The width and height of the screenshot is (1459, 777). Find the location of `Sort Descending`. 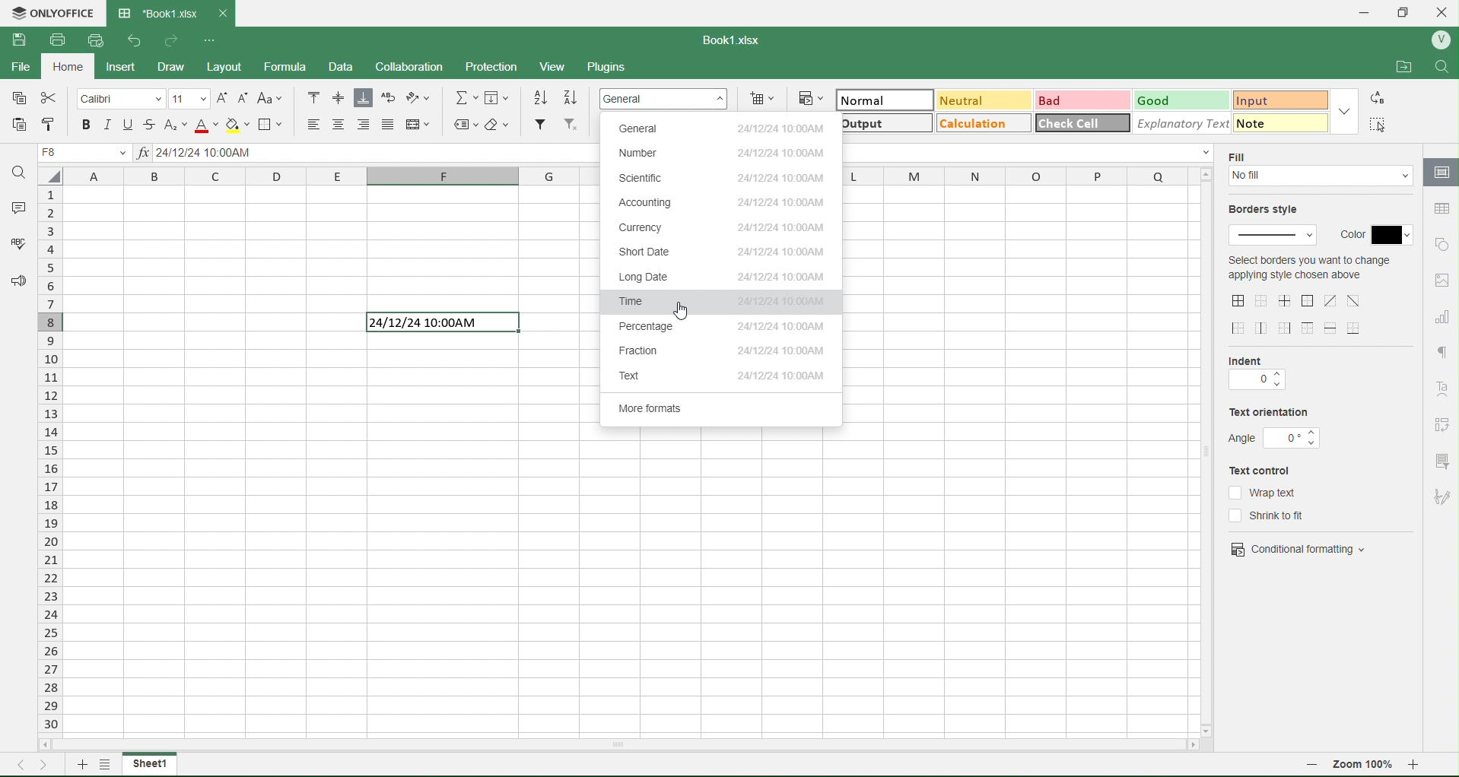

Sort Descending is located at coordinates (573, 97).